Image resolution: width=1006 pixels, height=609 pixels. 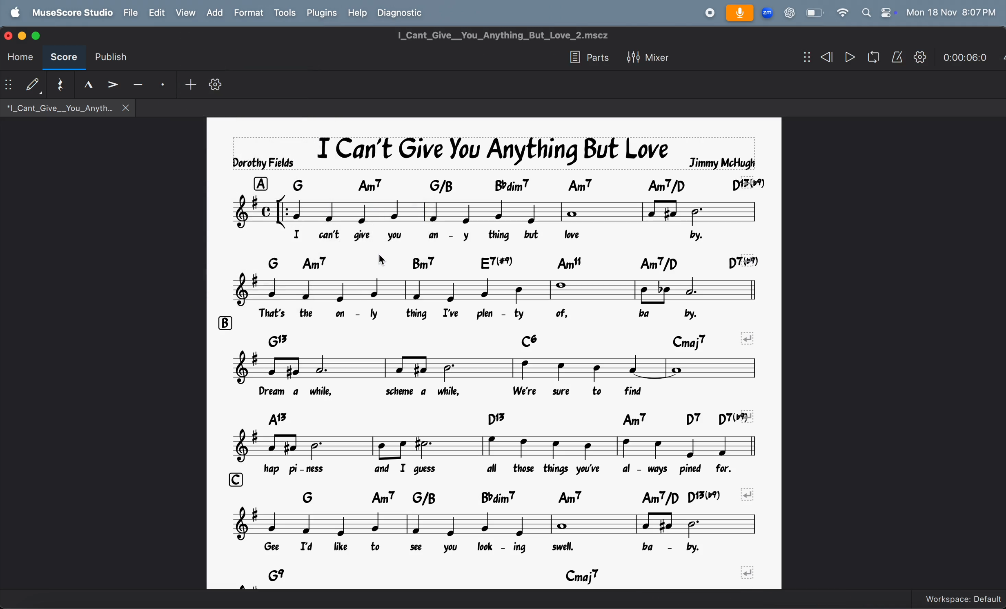 I want to click on chord symbol, so click(x=494, y=183).